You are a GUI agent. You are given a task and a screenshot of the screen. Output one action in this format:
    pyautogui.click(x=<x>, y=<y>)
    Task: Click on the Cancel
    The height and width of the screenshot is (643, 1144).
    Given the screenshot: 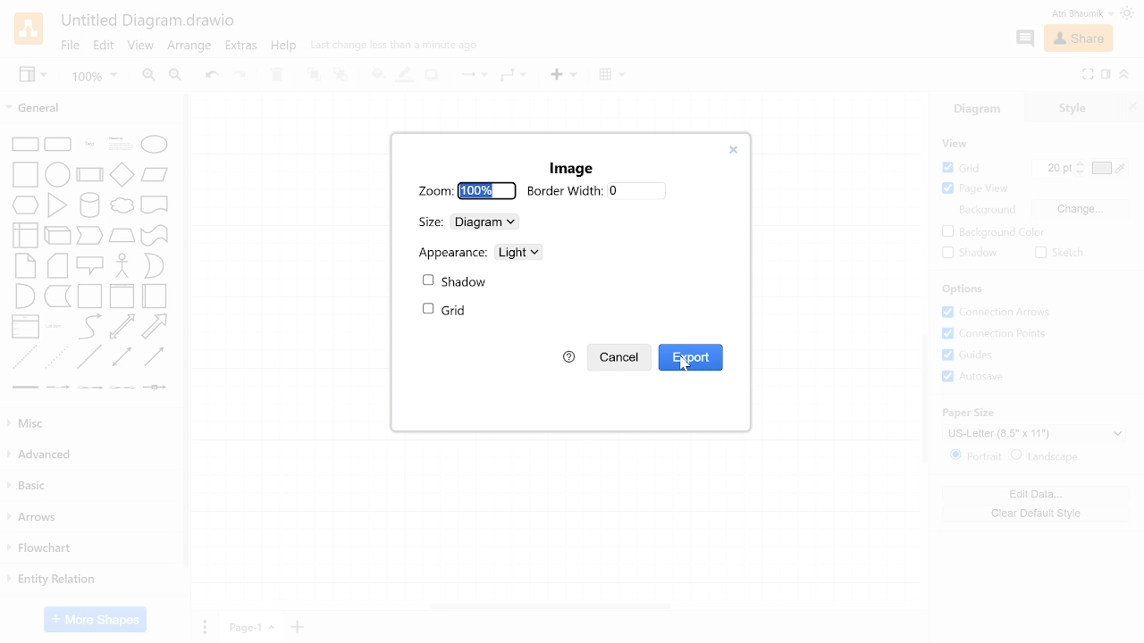 What is the action you would take?
    pyautogui.click(x=619, y=357)
    